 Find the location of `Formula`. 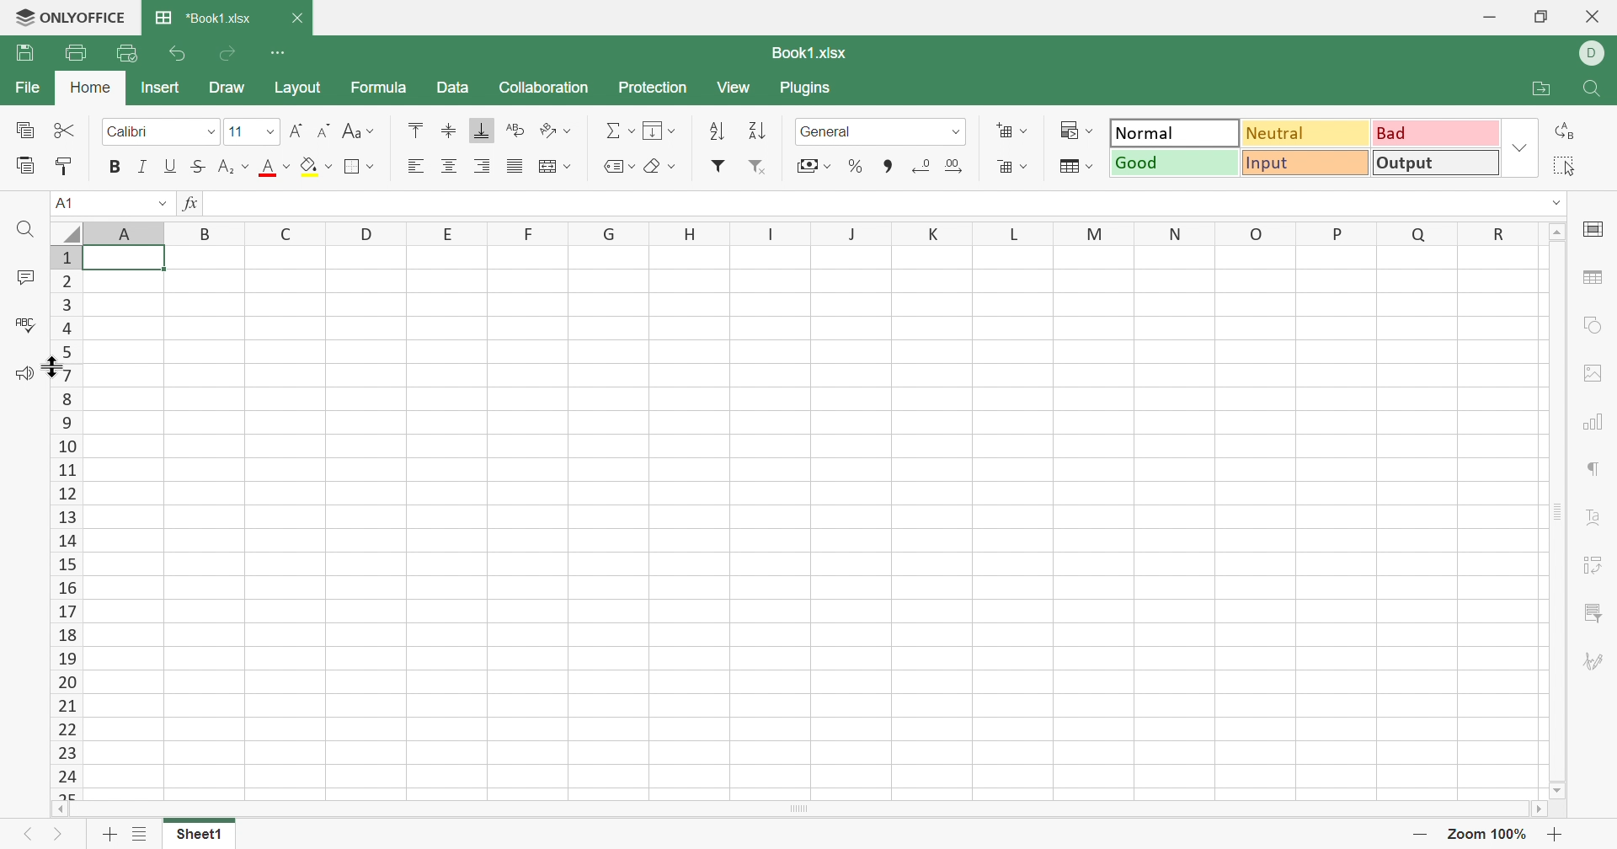

Formula is located at coordinates (380, 84).